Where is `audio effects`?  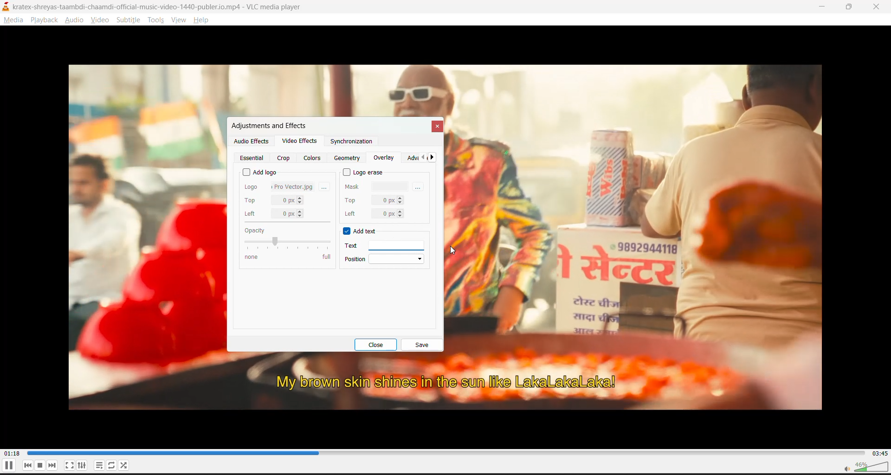 audio effects is located at coordinates (251, 141).